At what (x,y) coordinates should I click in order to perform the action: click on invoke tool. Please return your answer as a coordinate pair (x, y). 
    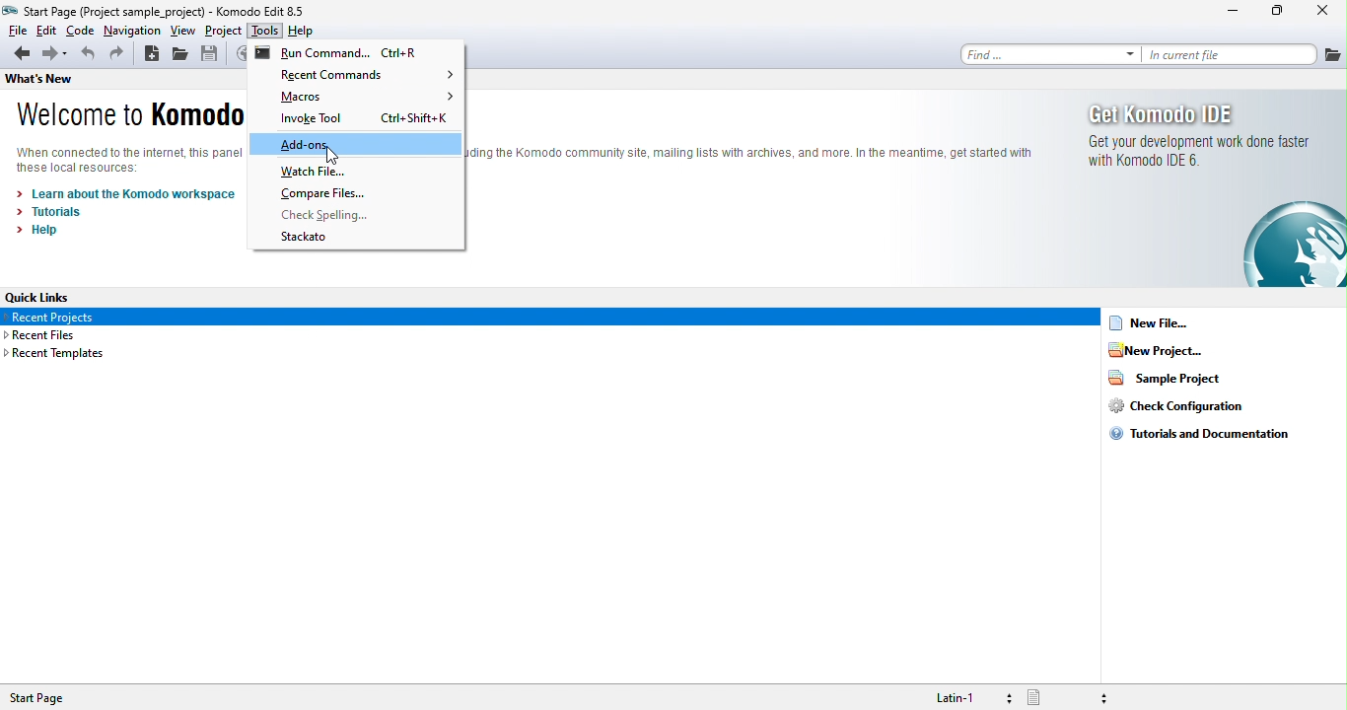
    Looking at the image, I should click on (360, 120).